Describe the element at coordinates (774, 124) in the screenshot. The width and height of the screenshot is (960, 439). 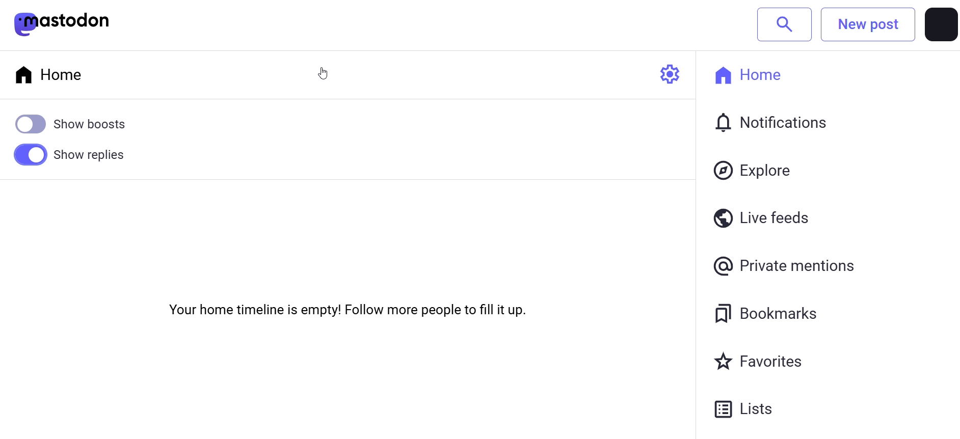
I see `notification` at that location.